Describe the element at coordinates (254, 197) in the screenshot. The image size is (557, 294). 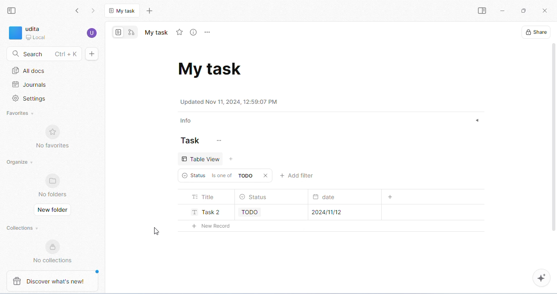
I see `status` at that location.